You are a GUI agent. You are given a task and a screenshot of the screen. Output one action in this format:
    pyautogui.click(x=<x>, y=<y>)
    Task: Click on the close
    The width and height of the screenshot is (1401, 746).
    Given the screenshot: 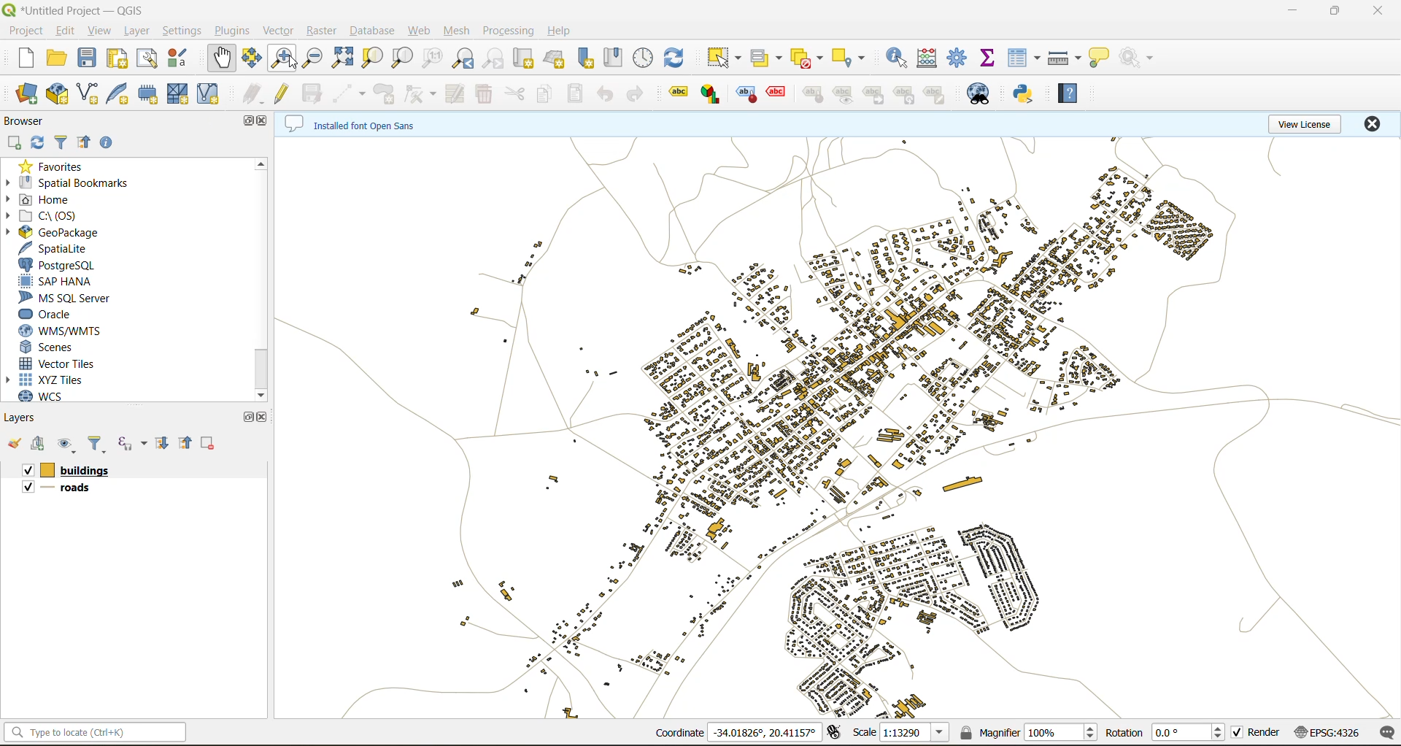 What is the action you would take?
    pyautogui.click(x=1377, y=11)
    